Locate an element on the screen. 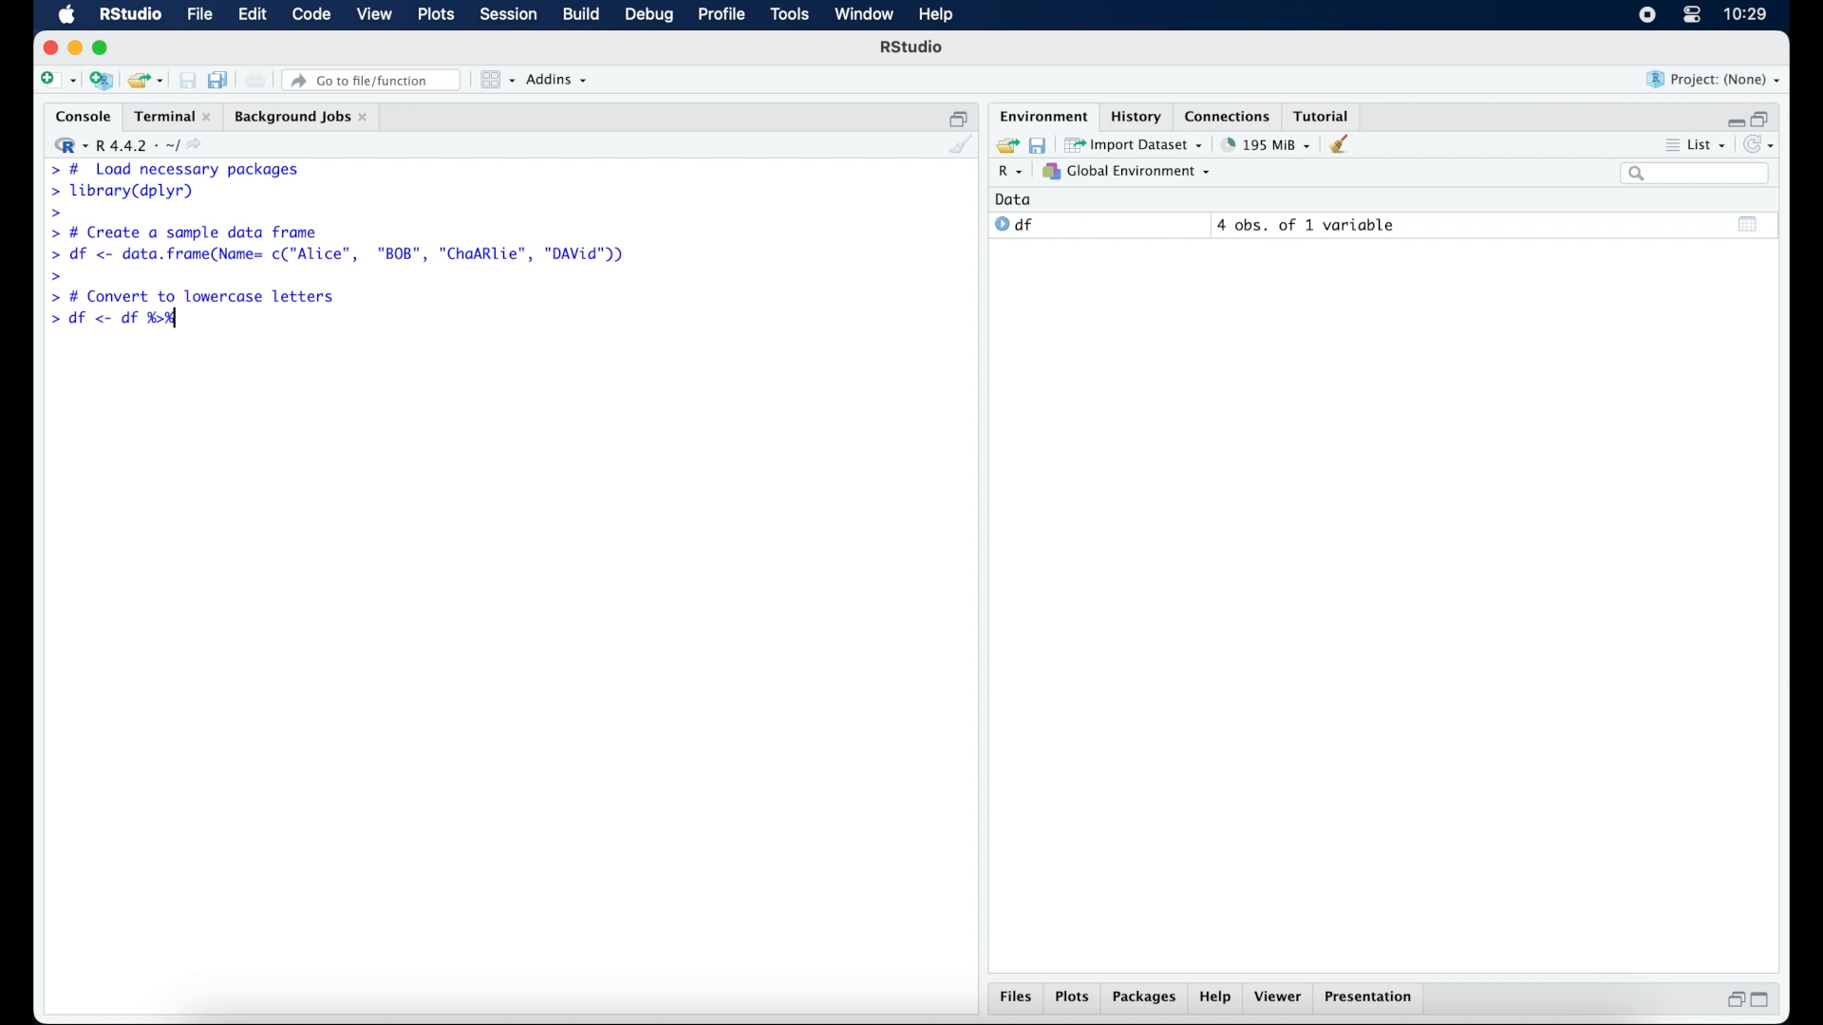 This screenshot has height=1025, width=1823. load workspace is located at coordinates (1005, 143).